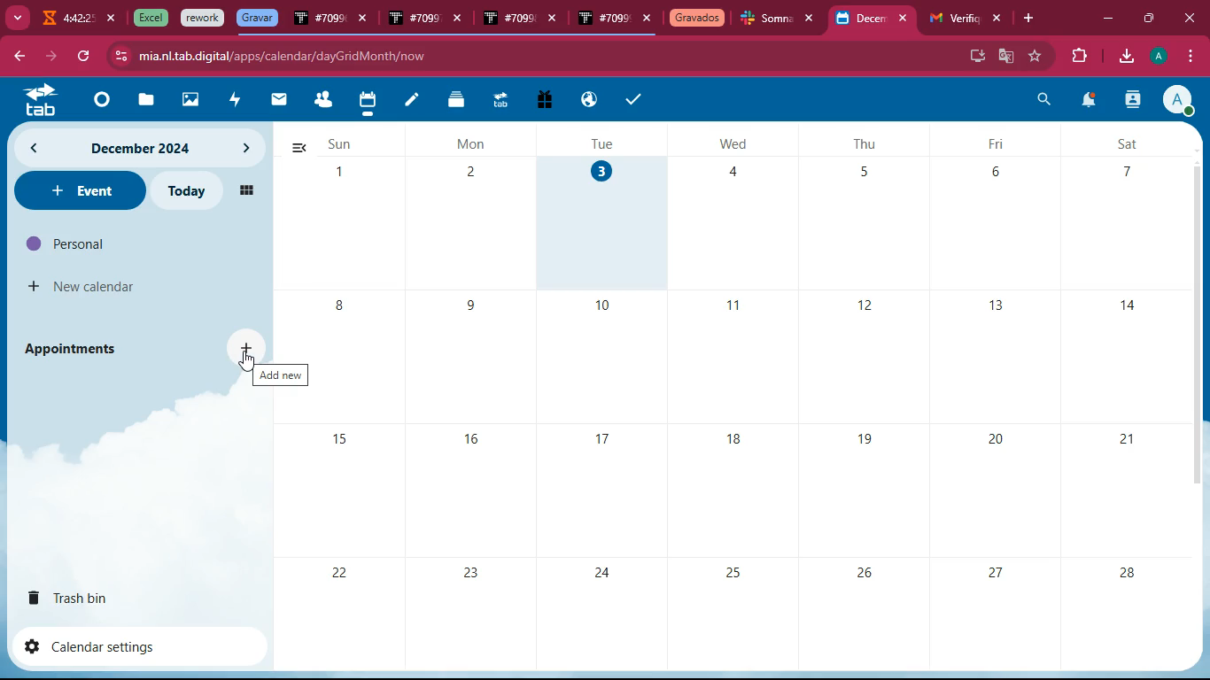  What do you see at coordinates (1147, 16) in the screenshot?
I see `maximize` at bounding box center [1147, 16].